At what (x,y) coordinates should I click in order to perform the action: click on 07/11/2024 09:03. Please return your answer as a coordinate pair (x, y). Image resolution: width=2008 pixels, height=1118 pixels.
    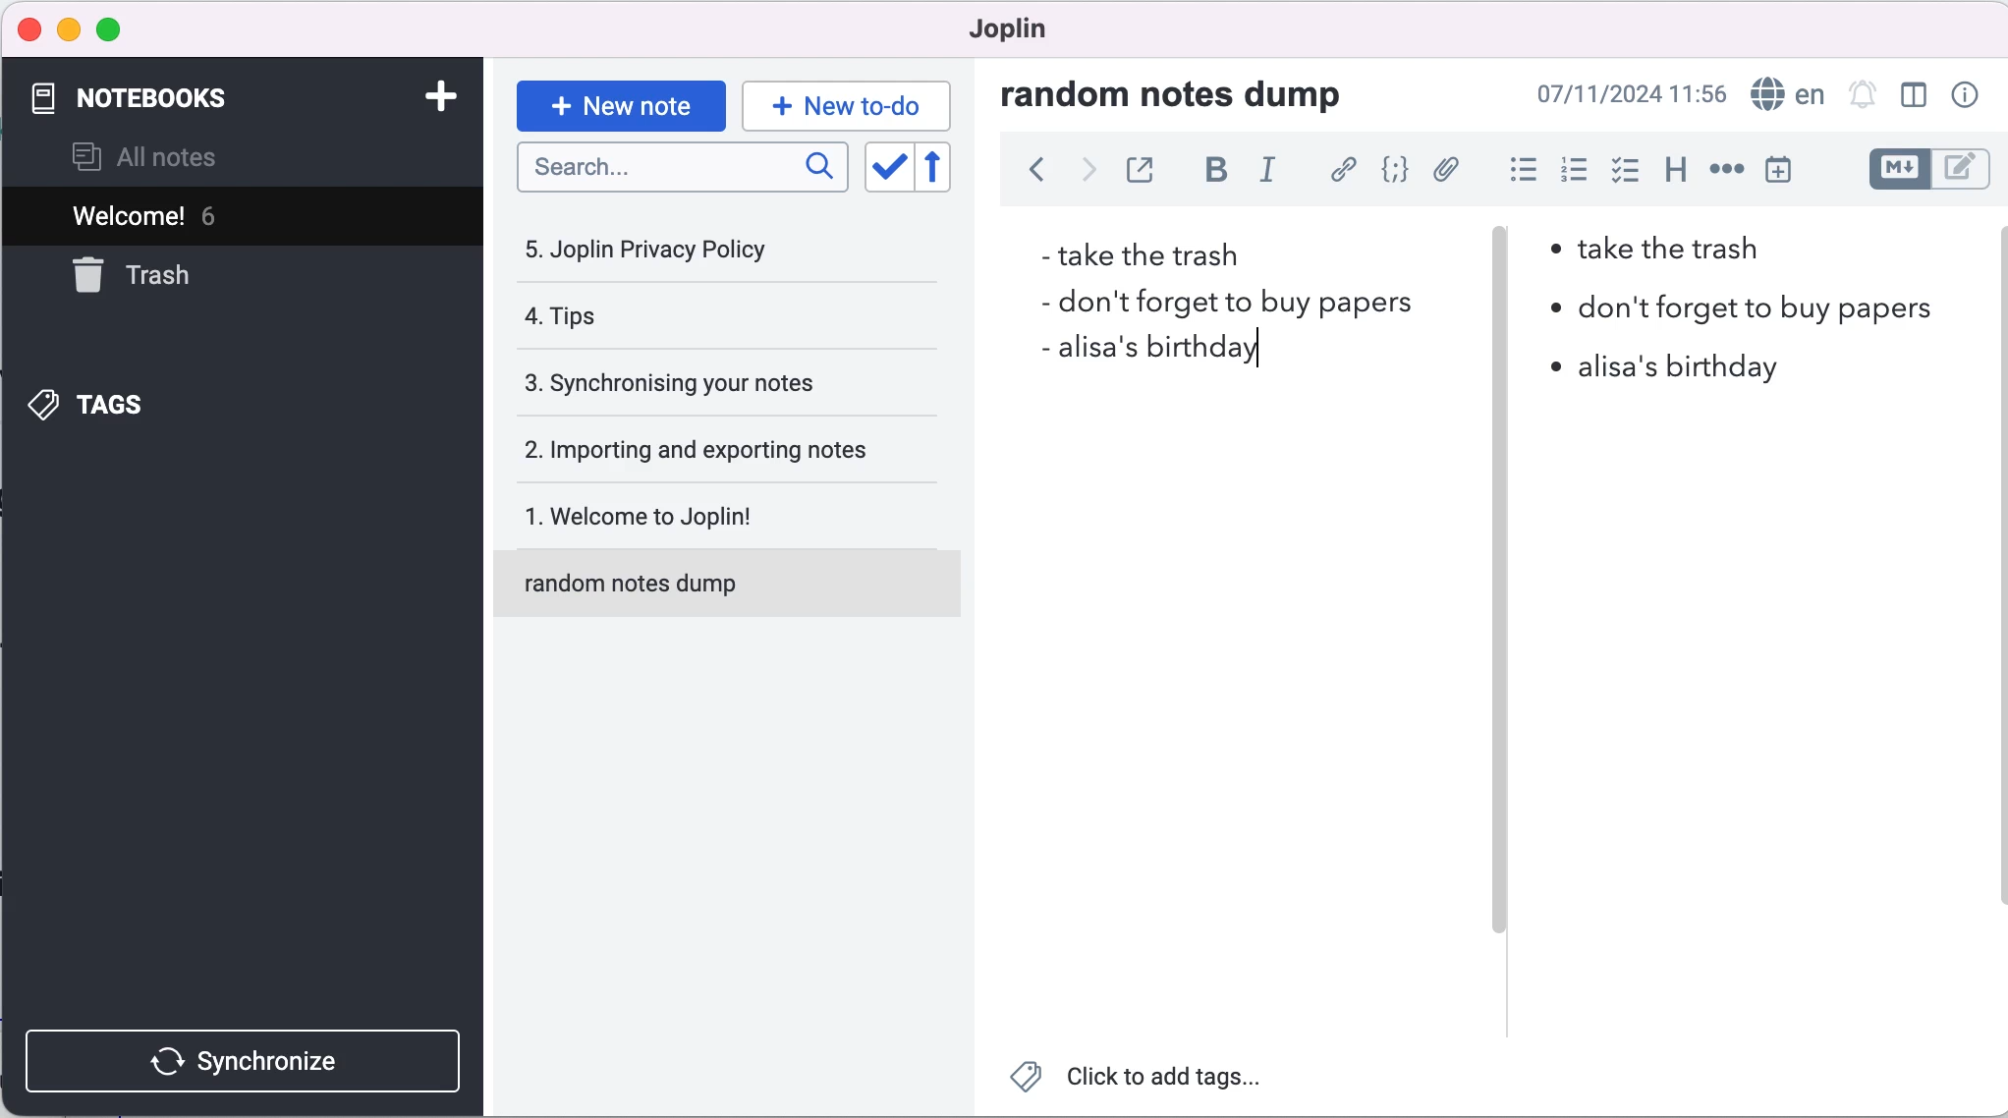
    Looking at the image, I should click on (1632, 94).